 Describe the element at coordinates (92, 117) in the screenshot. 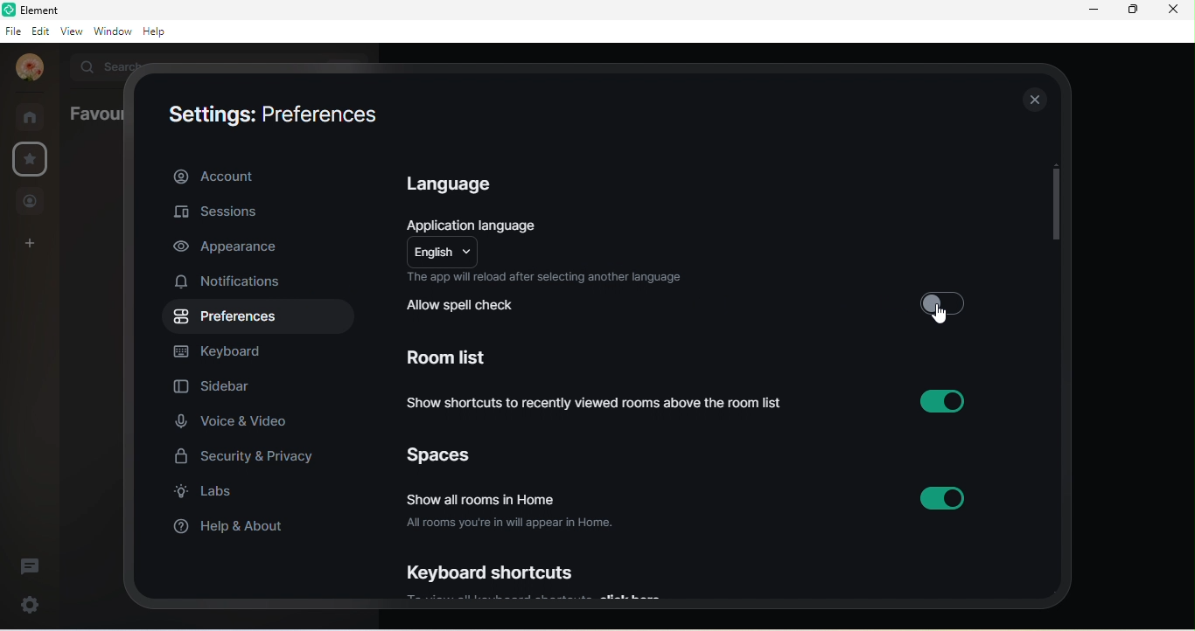

I see `favourites` at that location.